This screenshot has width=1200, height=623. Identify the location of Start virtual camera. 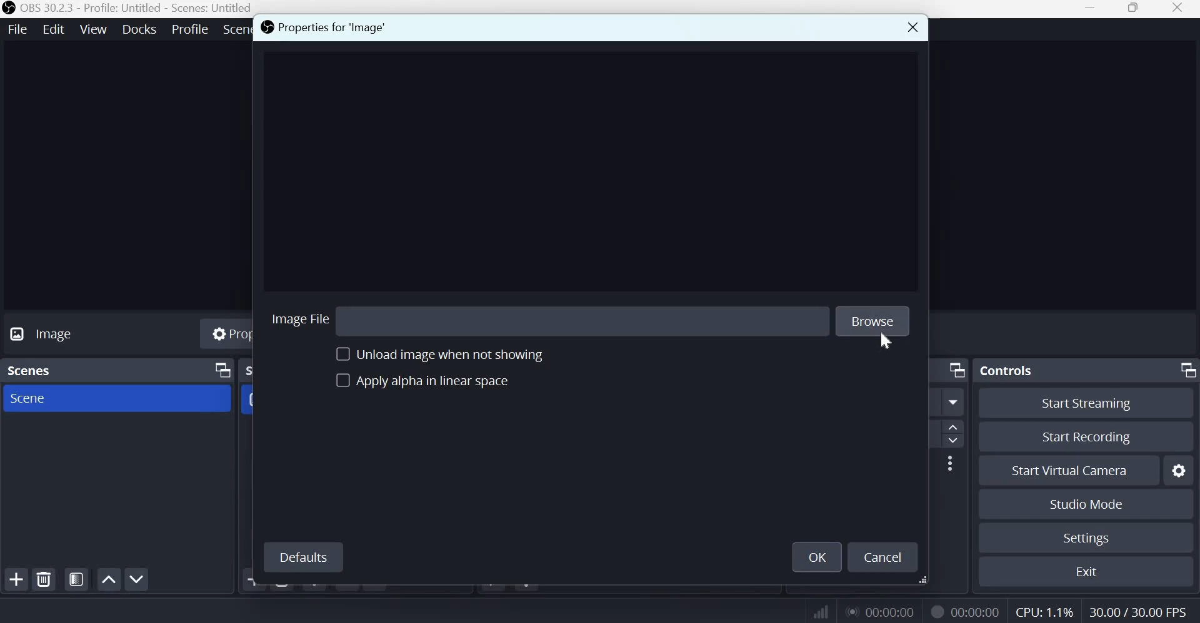
(1079, 469).